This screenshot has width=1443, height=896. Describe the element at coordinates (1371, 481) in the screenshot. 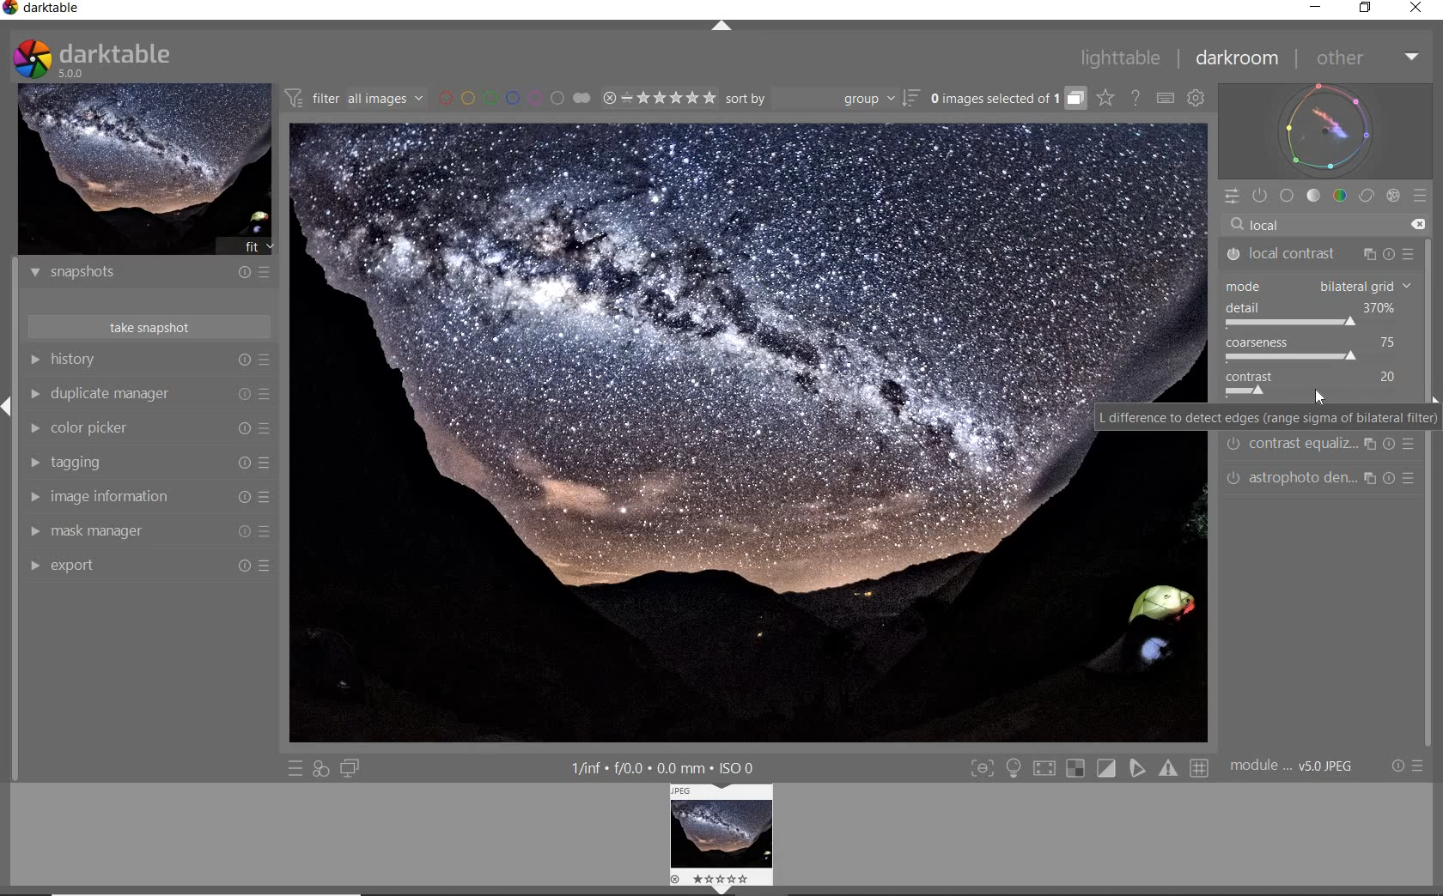

I see `multiple instance actions` at that location.